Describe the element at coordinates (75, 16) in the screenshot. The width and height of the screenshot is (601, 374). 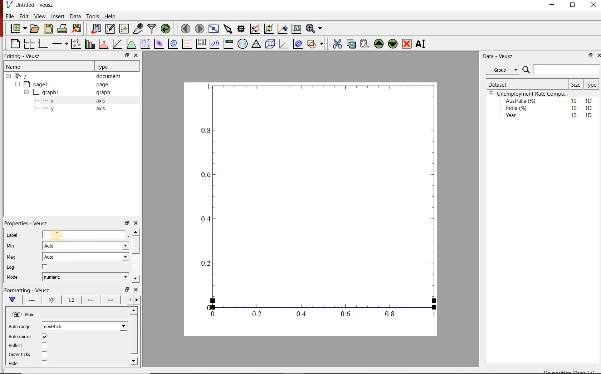
I see `Data` at that location.